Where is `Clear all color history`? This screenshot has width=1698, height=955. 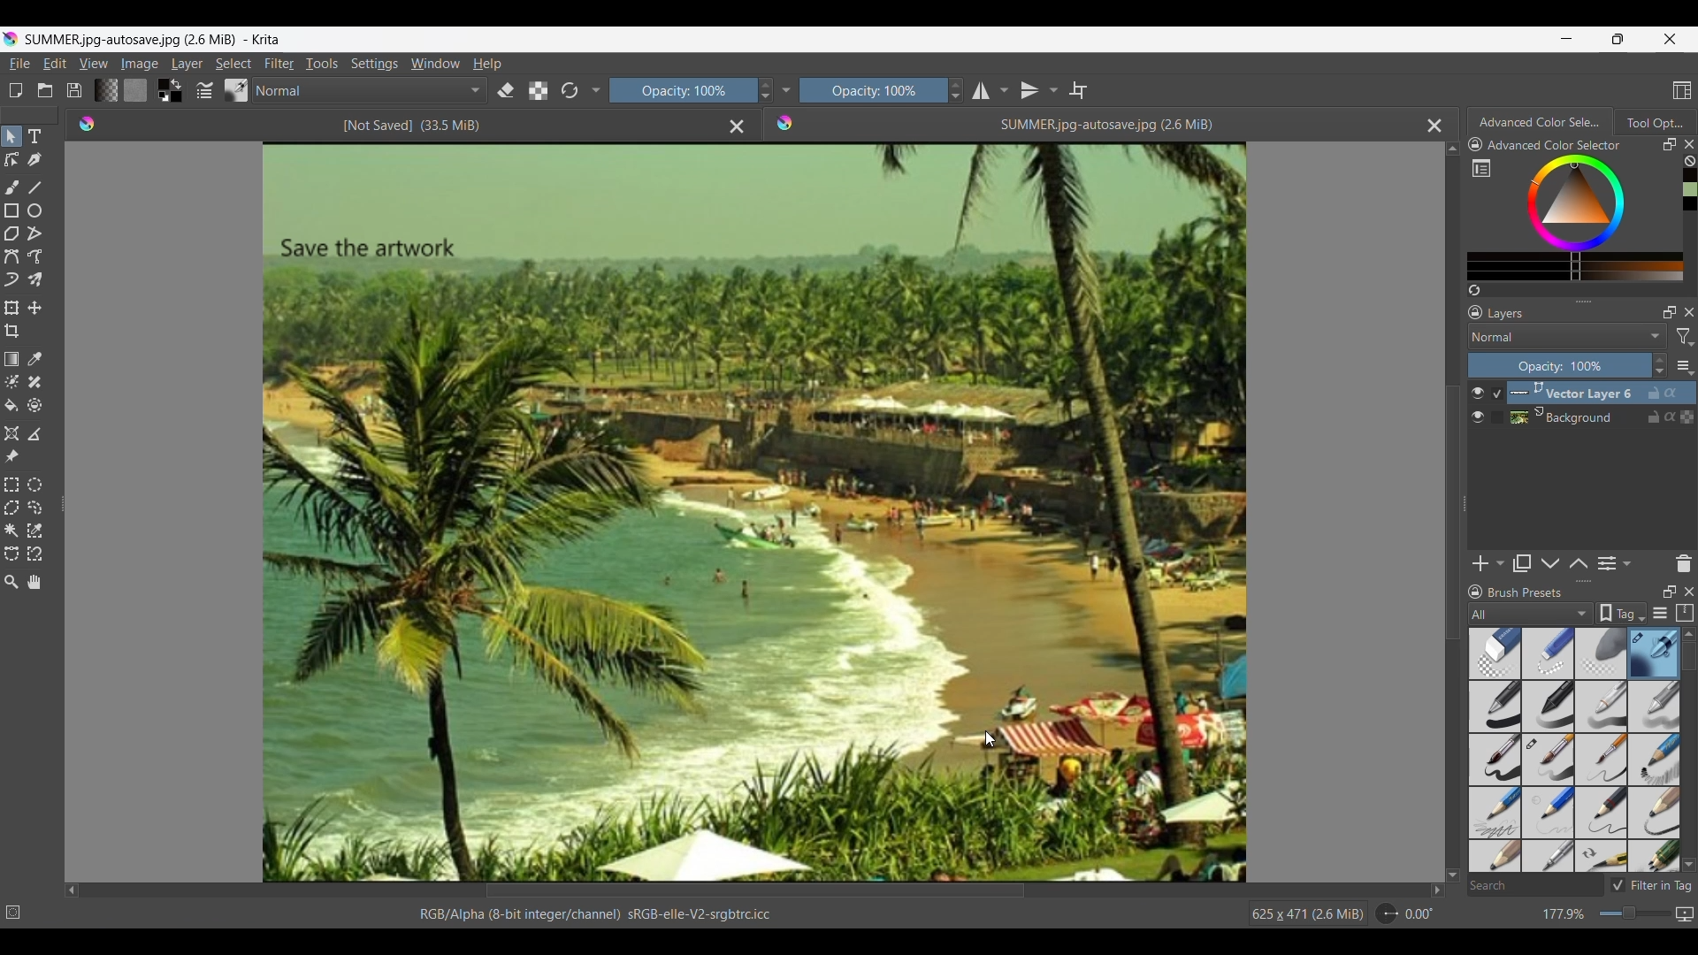 Clear all color history is located at coordinates (1689, 161).